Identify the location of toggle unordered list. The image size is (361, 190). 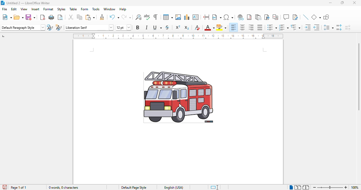
(272, 27).